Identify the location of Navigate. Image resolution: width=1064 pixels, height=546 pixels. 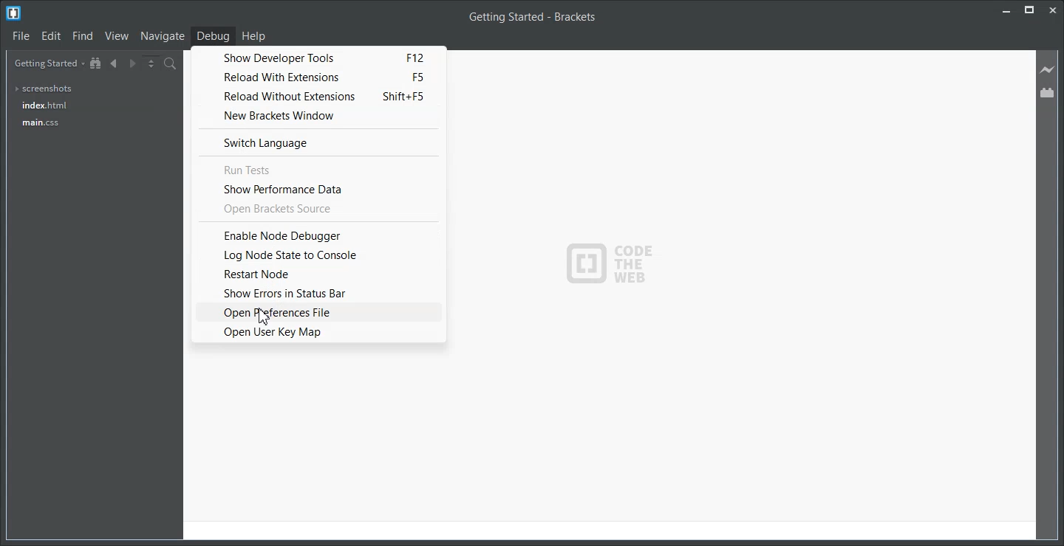
(163, 36).